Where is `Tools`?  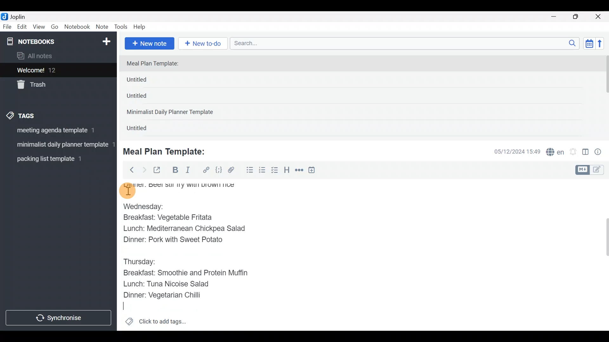 Tools is located at coordinates (121, 27).